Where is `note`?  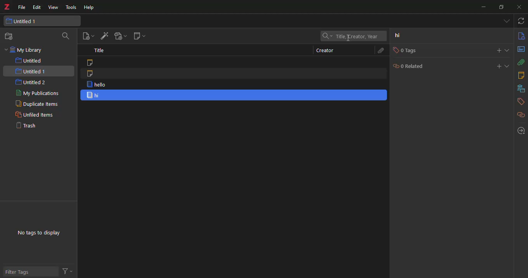 note is located at coordinates (94, 74).